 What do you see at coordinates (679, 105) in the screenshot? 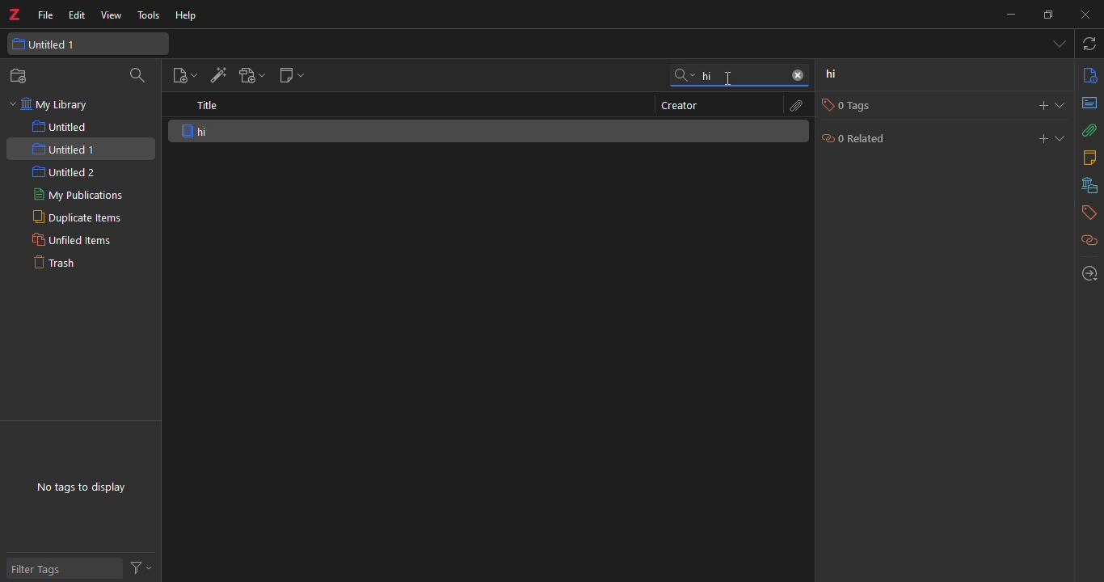
I see `creator` at bounding box center [679, 105].